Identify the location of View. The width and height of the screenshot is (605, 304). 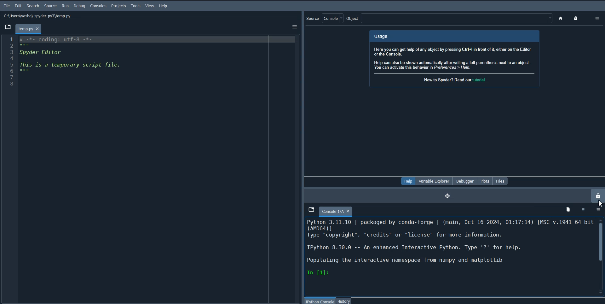
(150, 6).